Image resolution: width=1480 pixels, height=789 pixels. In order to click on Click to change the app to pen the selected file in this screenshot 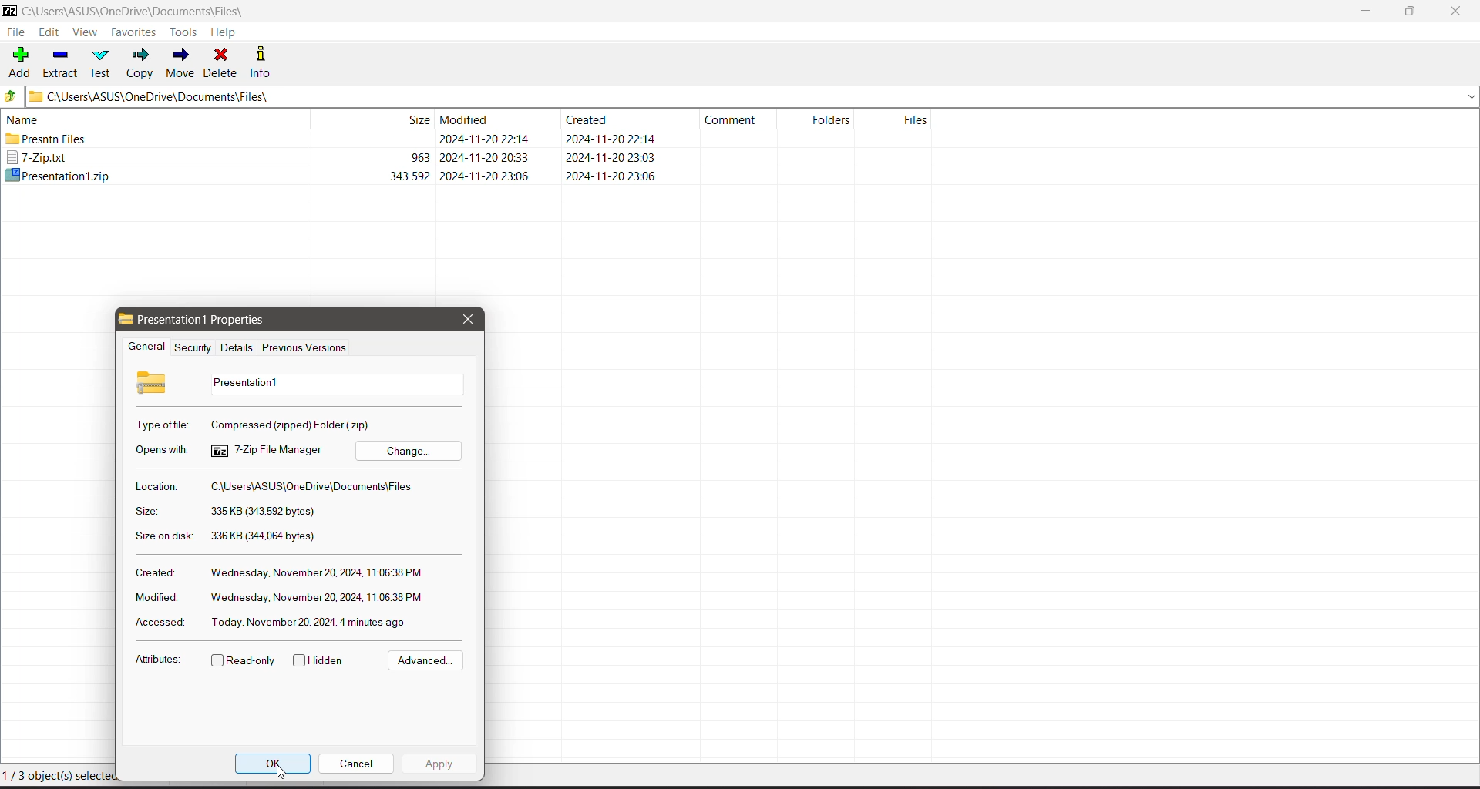, I will do `click(409, 450)`.